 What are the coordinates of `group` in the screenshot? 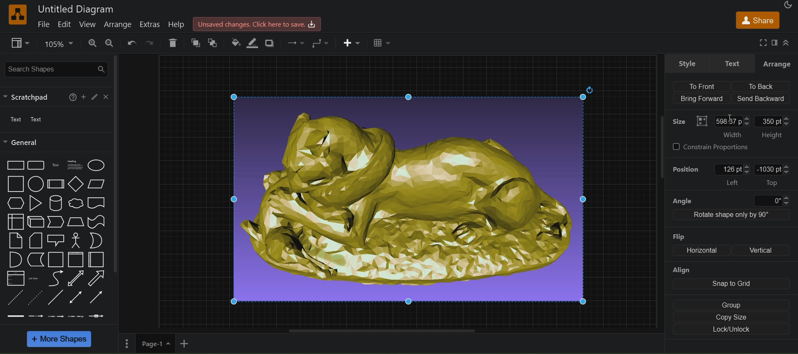 It's located at (729, 304).